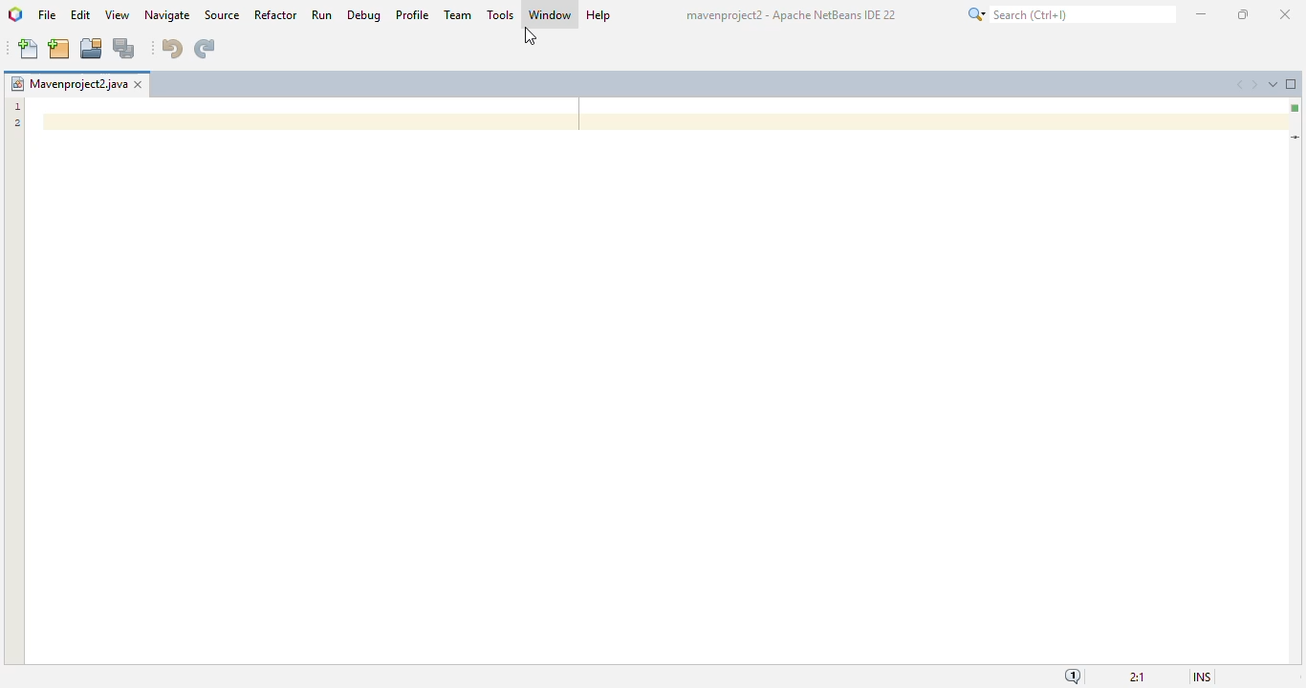 The width and height of the screenshot is (1306, 688). What do you see at coordinates (1295, 138) in the screenshot?
I see `current line` at bounding box center [1295, 138].